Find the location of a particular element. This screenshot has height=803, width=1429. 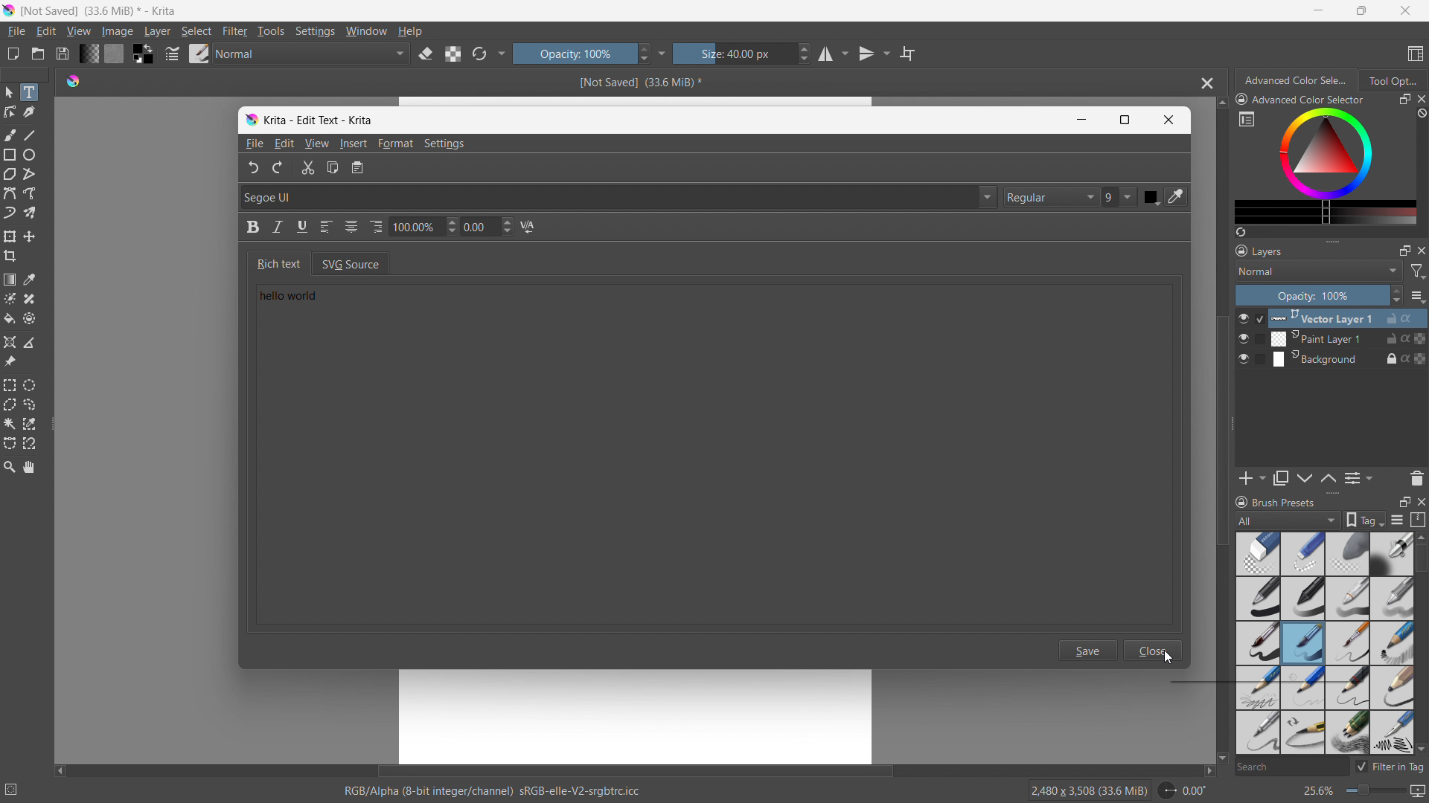

resize is located at coordinates (1332, 239).